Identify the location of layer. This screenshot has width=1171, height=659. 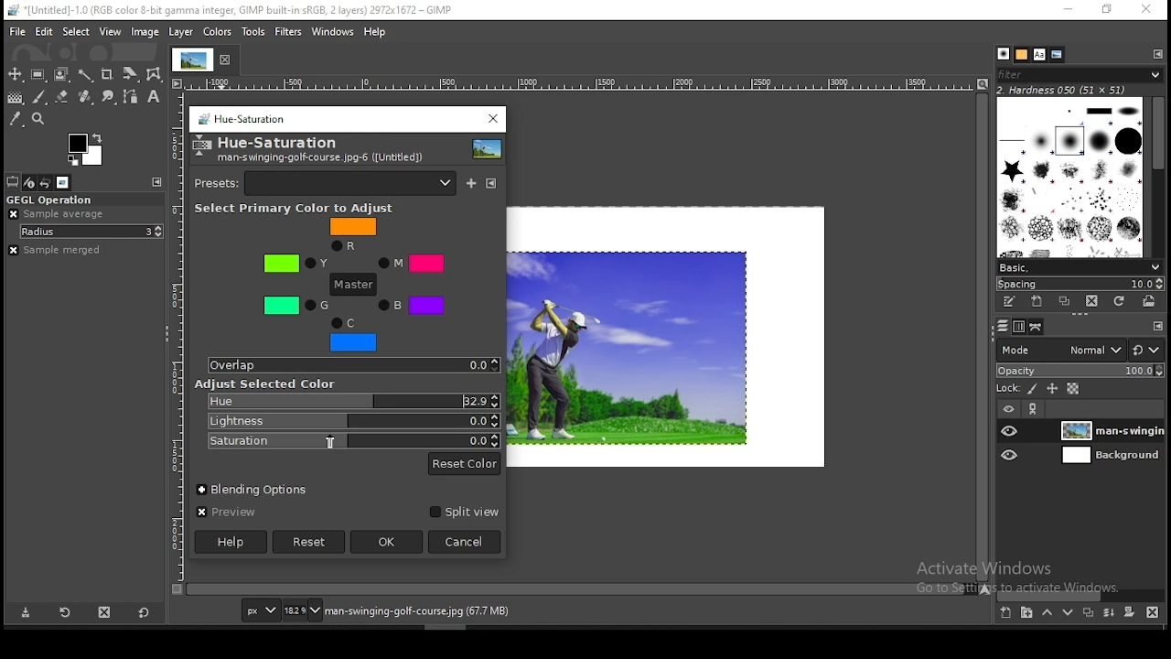
(1112, 458).